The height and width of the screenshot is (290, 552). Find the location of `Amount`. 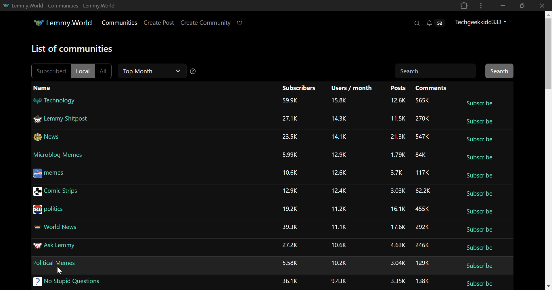

Amount is located at coordinates (339, 281).